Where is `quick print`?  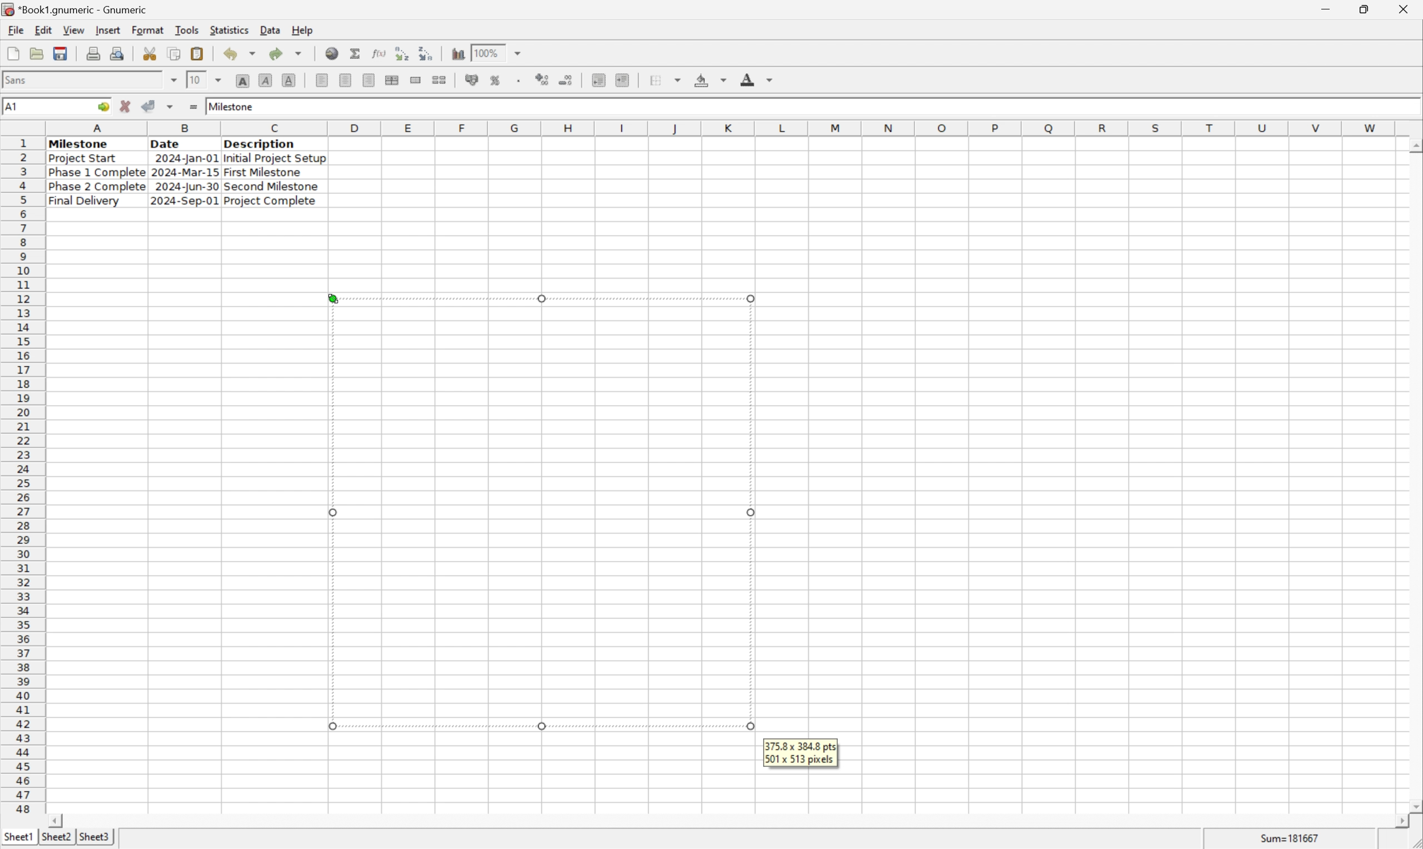
quick print is located at coordinates (118, 53).